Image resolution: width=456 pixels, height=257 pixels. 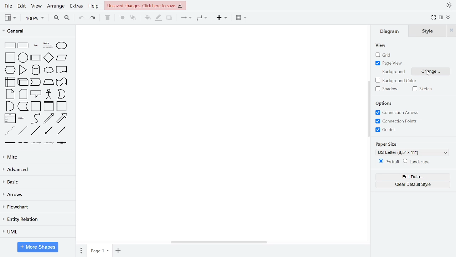 What do you see at coordinates (99, 251) in the screenshot?
I see `current page` at bounding box center [99, 251].